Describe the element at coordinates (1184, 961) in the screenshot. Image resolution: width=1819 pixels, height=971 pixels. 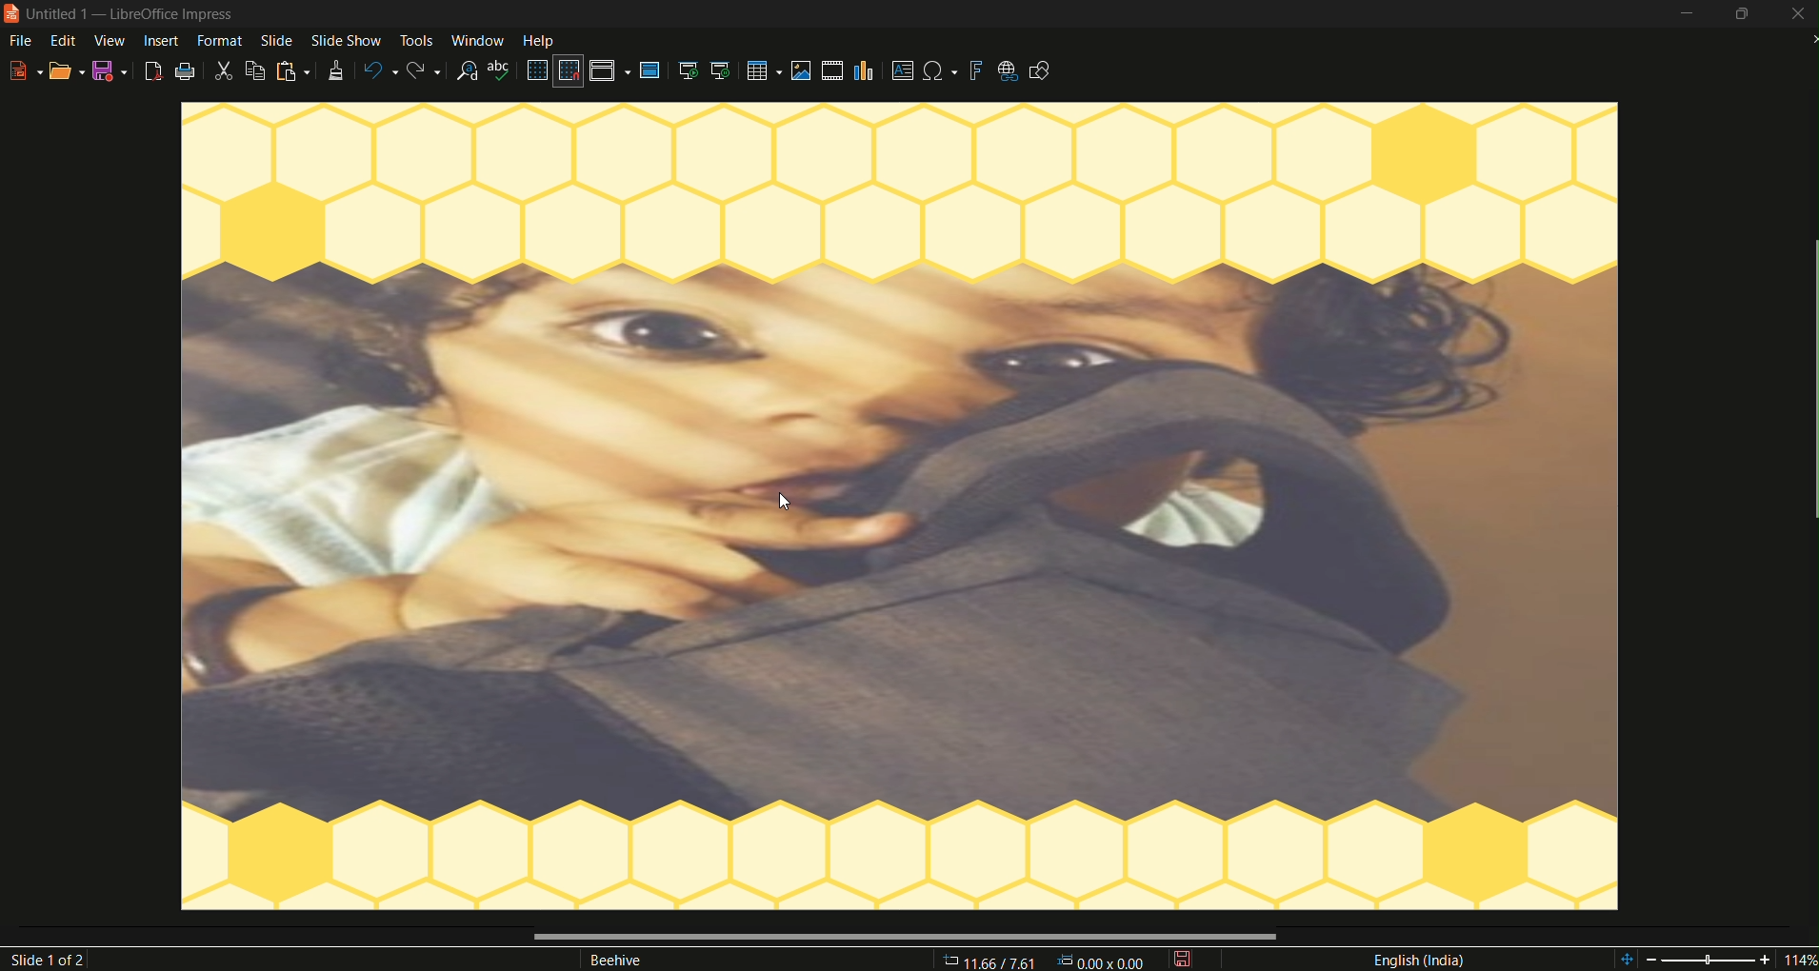
I see `save` at that location.